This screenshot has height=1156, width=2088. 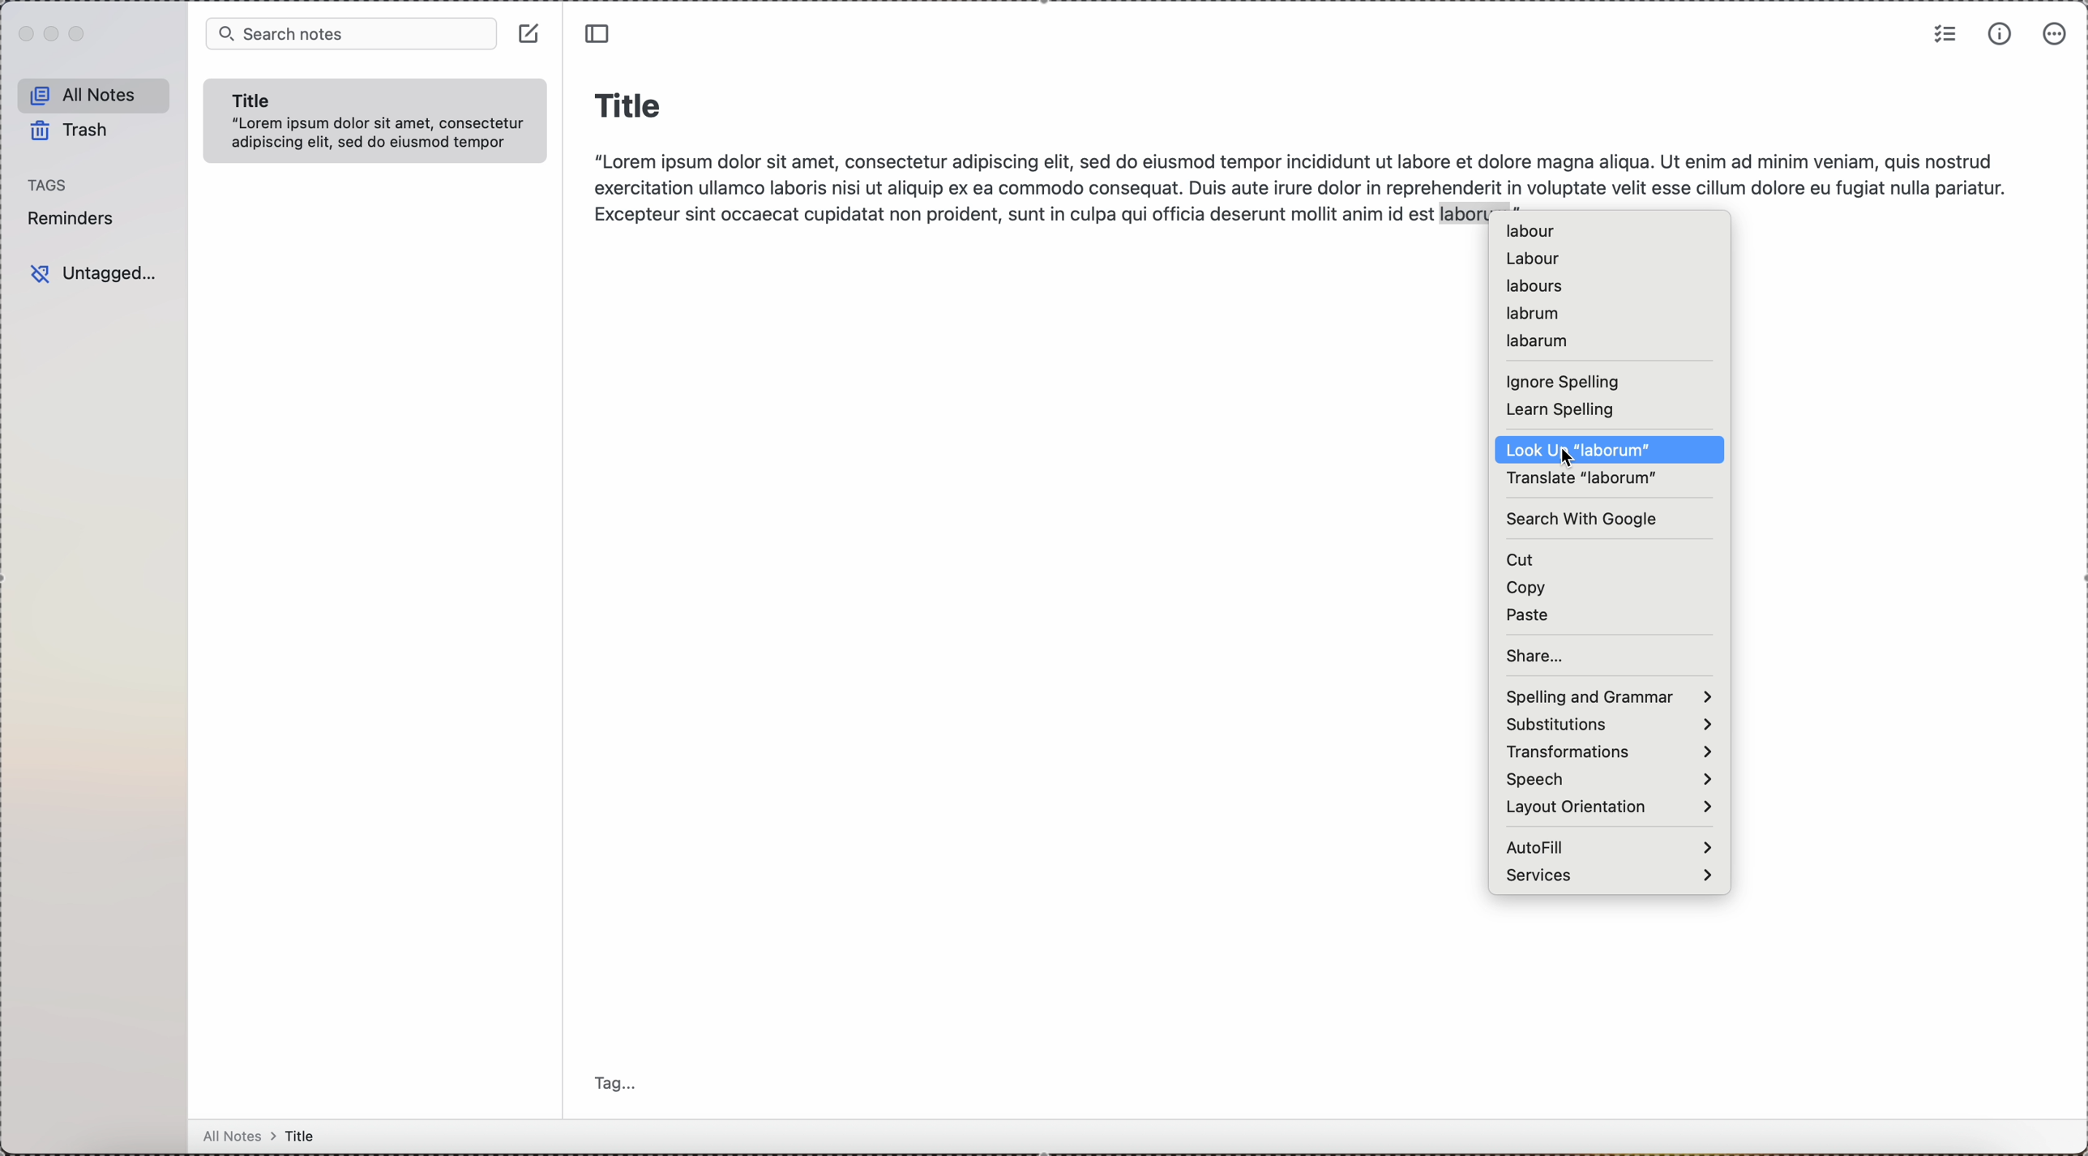 What do you see at coordinates (1567, 458) in the screenshot?
I see `cursor` at bounding box center [1567, 458].